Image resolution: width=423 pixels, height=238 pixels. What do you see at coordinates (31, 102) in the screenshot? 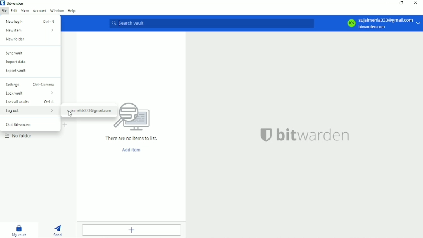
I see `Lock all vaults  Ctrl+L` at bounding box center [31, 102].